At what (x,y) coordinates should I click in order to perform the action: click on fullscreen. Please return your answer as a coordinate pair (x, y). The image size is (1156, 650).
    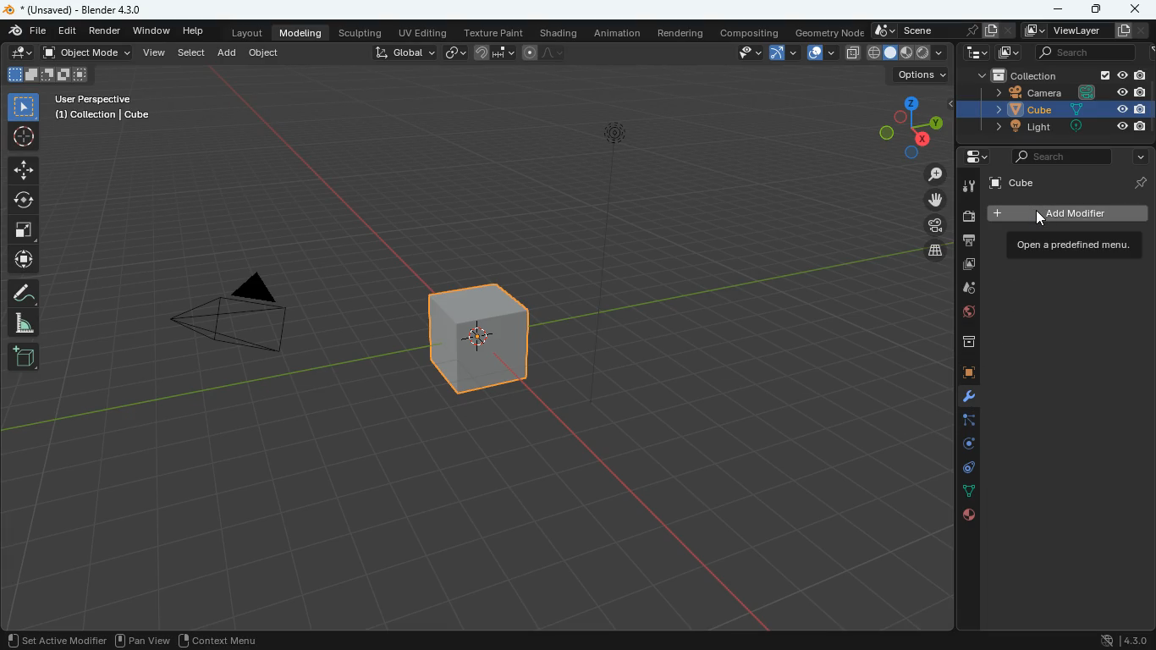
    Looking at the image, I should click on (53, 74).